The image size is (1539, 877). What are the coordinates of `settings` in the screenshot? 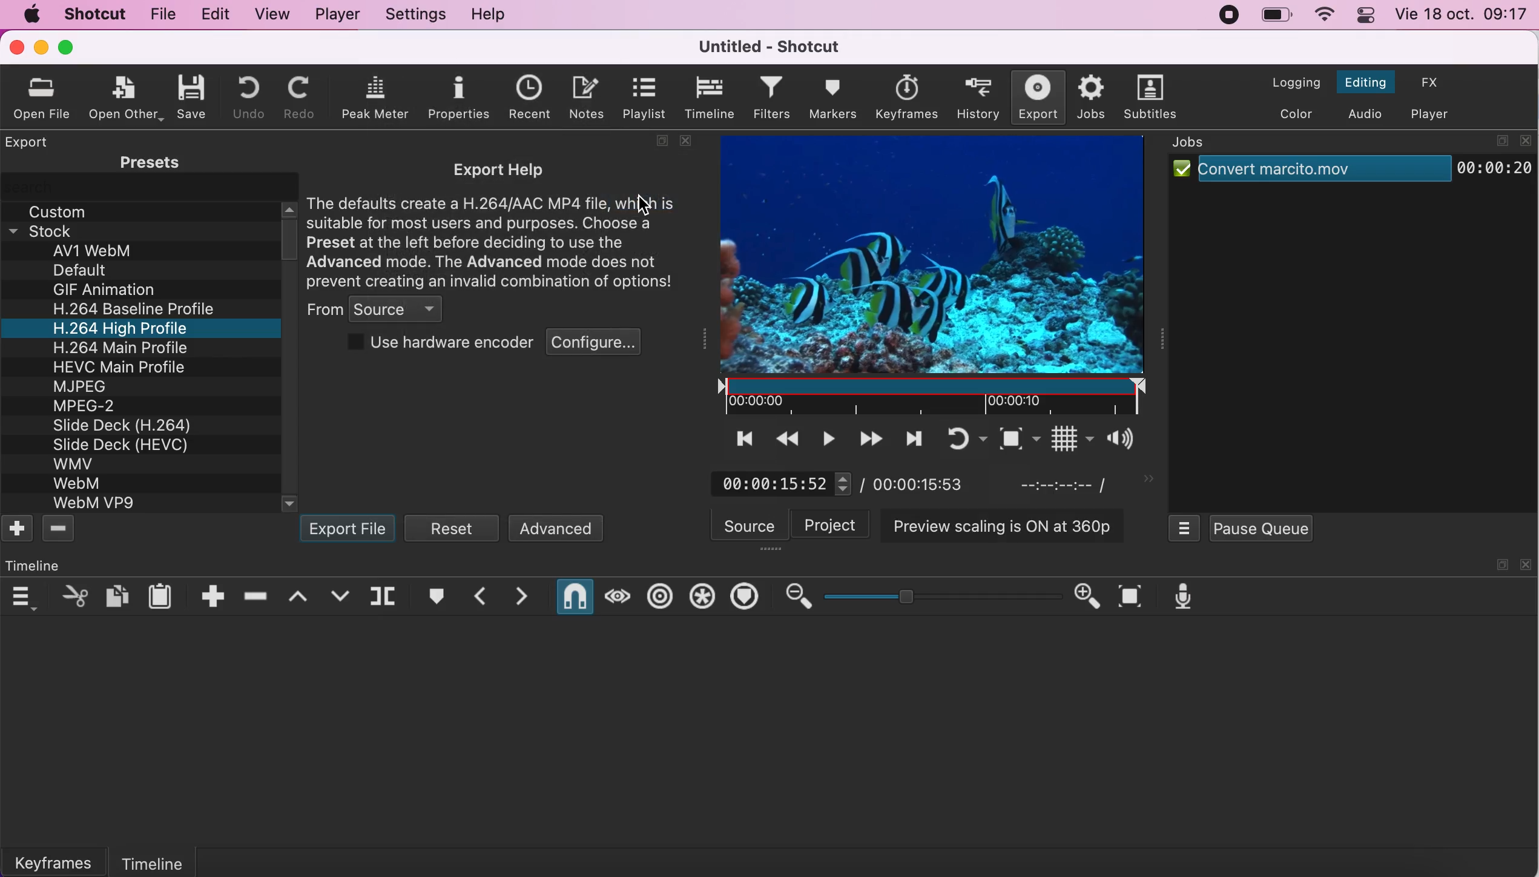 It's located at (413, 15).